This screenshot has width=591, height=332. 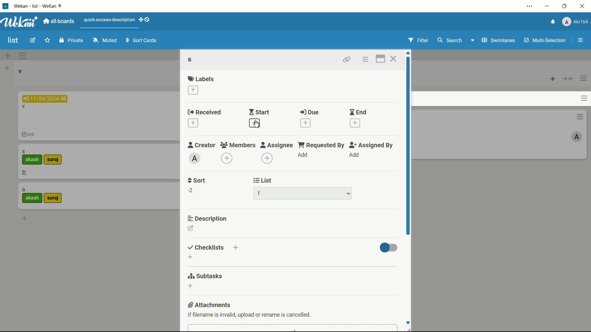 What do you see at coordinates (238, 145) in the screenshot?
I see `members` at bounding box center [238, 145].